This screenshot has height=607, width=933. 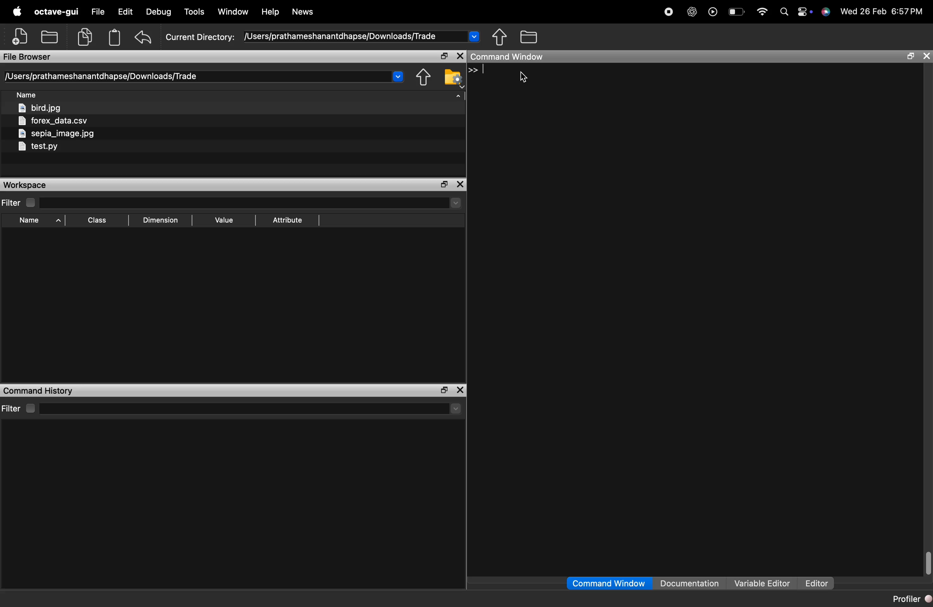 What do you see at coordinates (911, 56) in the screenshot?
I see `maximize` at bounding box center [911, 56].